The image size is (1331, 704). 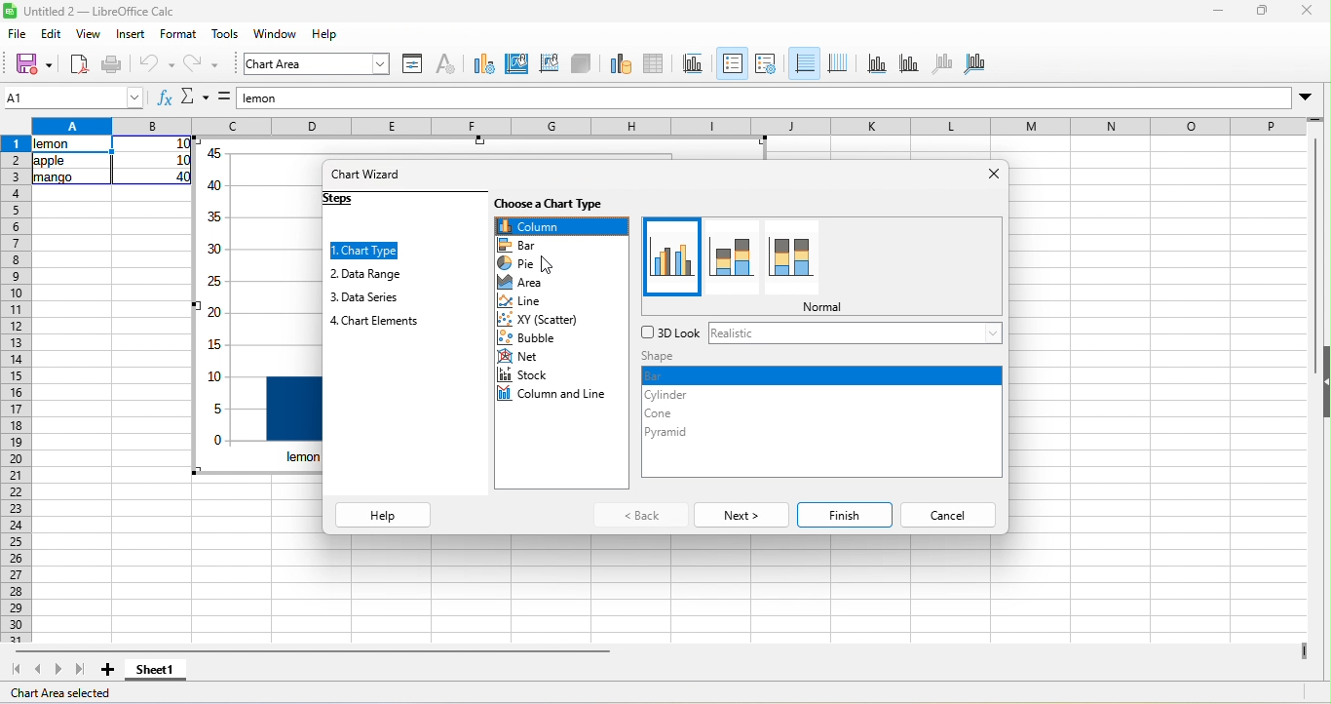 What do you see at coordinates (670, 332) in the screenshot?
I see `3d lock` at bounding box center [670, 332].